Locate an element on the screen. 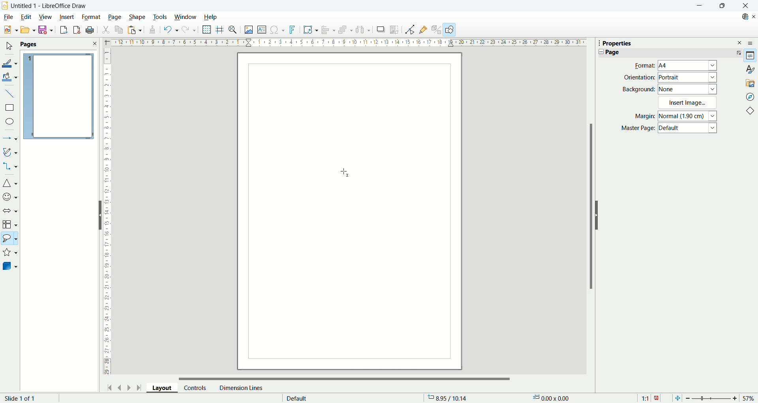 Image resolution: width=758 pixels, height=403 pixels. previous page is located at coordinates (120, 387).